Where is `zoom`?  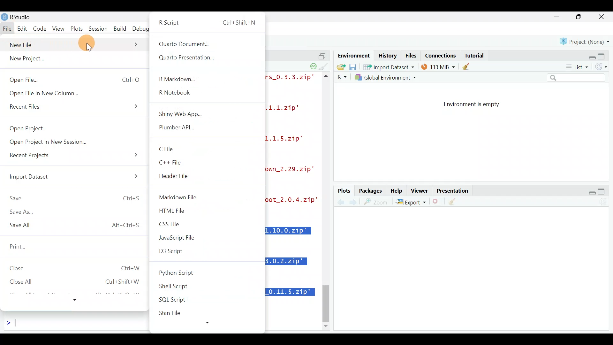 zoom is located at coordinates (377, 202).